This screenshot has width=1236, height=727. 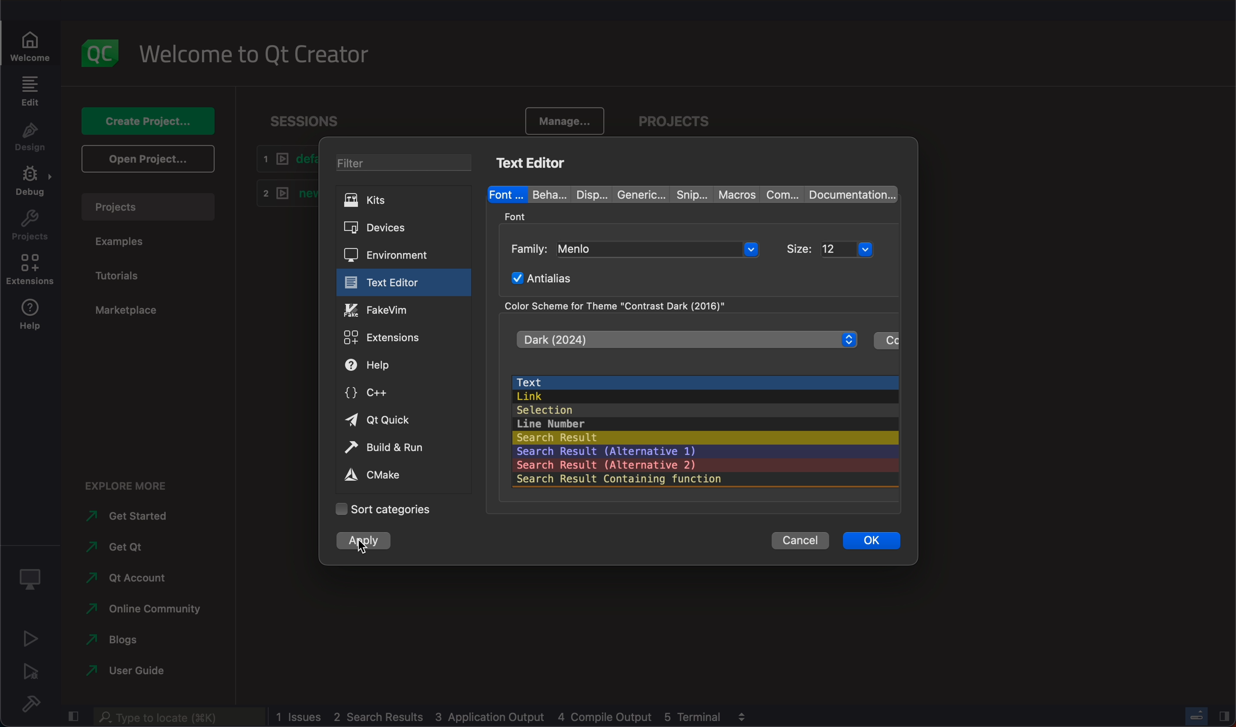 I want to click on build, so click(x=28, y=702).